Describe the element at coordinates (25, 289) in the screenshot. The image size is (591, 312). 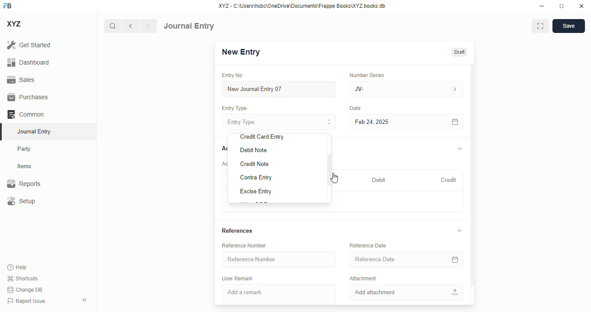
I see `change DB` at that location.